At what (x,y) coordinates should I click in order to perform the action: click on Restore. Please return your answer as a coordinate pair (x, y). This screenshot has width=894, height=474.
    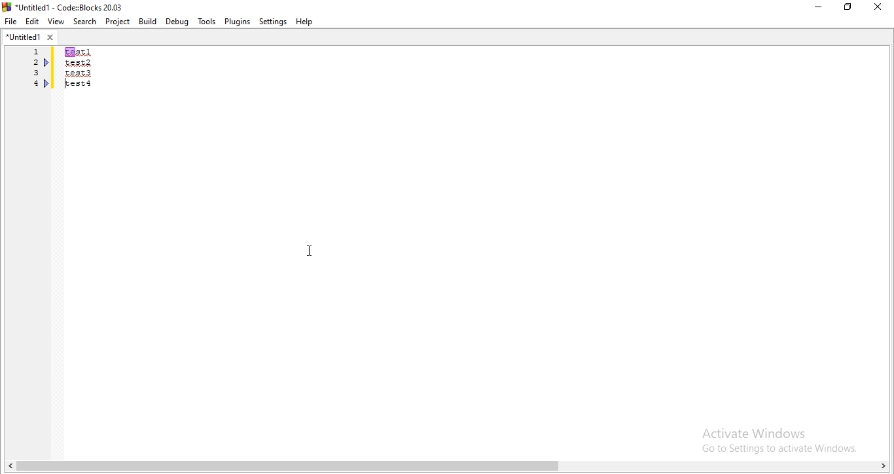
    Looking at the image, I should click on (847, 9).